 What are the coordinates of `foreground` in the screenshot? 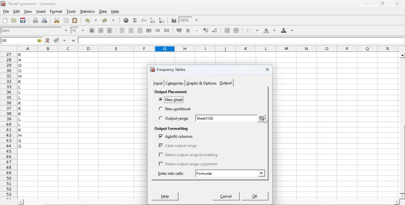 It's located at (287, 30).